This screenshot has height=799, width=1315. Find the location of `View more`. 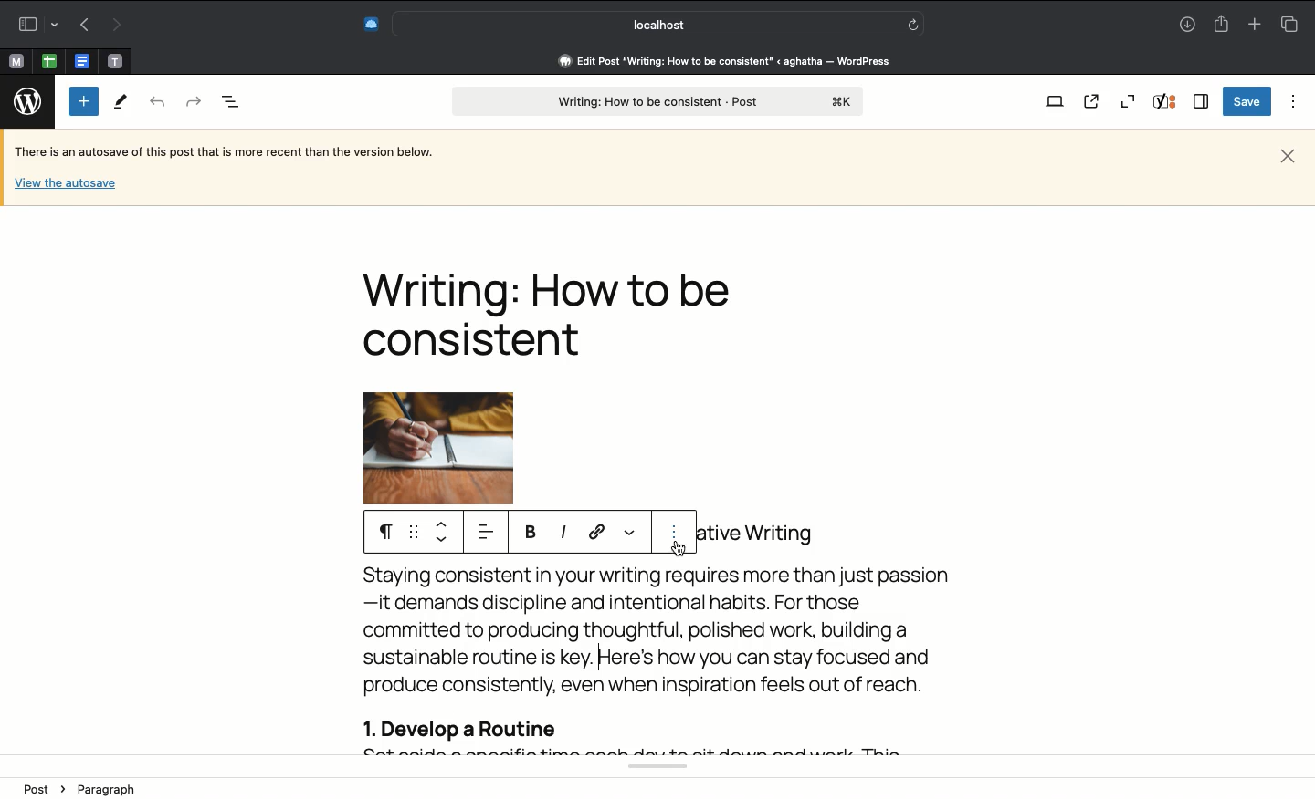

View more is located at coordinates (630, 529).